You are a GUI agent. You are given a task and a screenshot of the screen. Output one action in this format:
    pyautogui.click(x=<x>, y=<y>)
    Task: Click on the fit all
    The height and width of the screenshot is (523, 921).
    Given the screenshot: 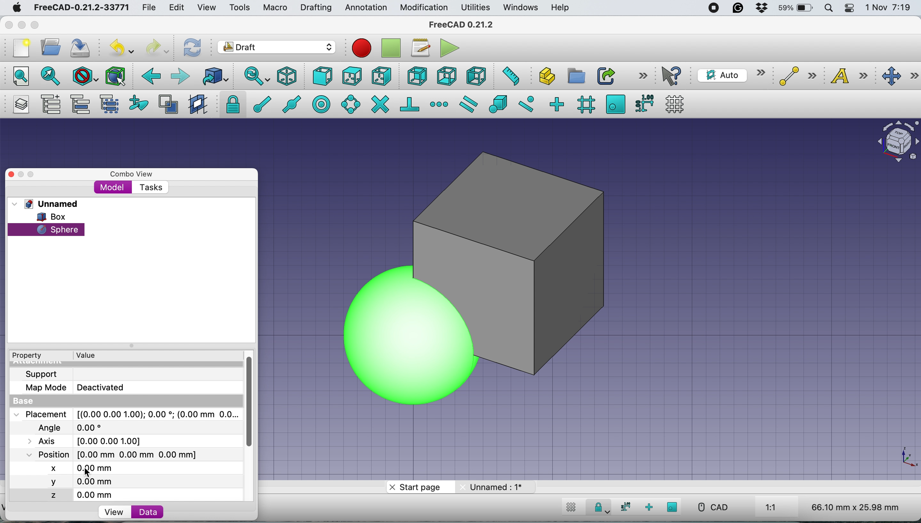 What is the action you would take?
    pyautogui.click(x=17, y=75)
    